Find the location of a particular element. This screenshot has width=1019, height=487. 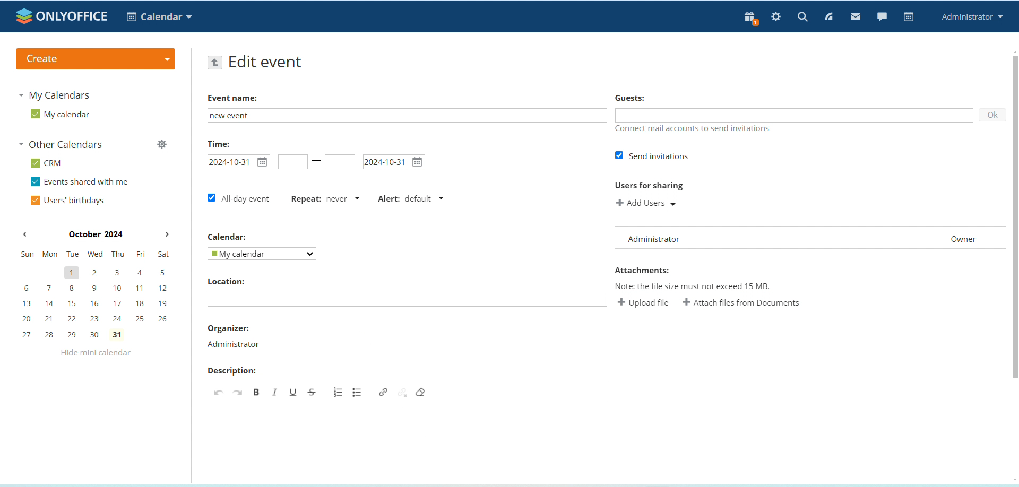

line is located at coordinates (317, 161).